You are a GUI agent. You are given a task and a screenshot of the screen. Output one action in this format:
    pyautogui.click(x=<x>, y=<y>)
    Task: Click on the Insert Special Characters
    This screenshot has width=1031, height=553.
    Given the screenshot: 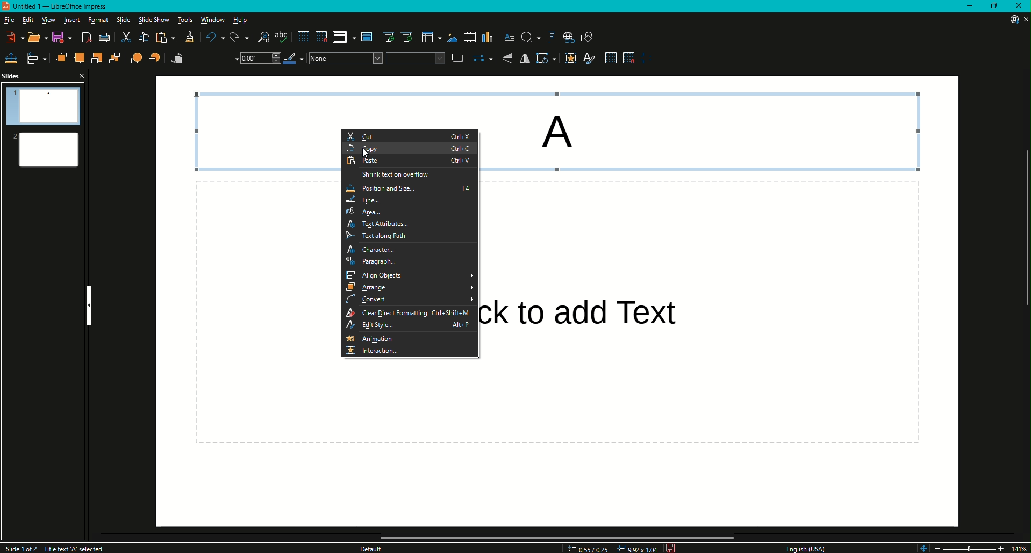 What is the action you would take?
    pyautogui.click(x=528, y=37)
    